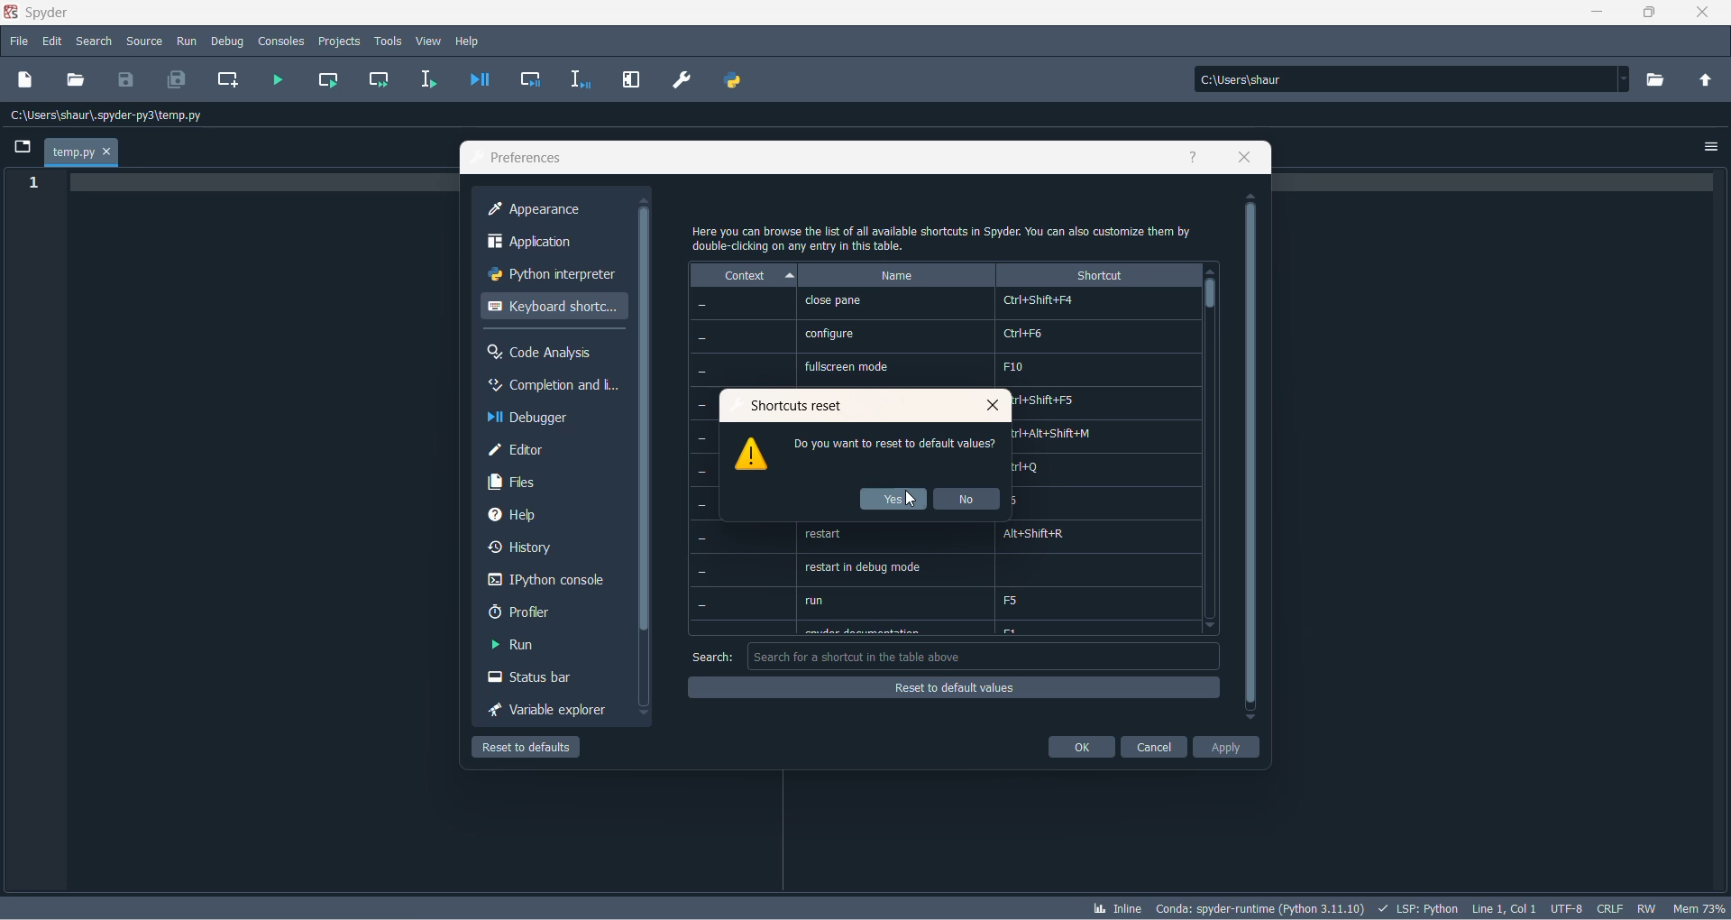 This screenshot has width=1731, height=920. Describe the element at coordinates (1253, 721) in the screenshot. I see `move down` at that location.